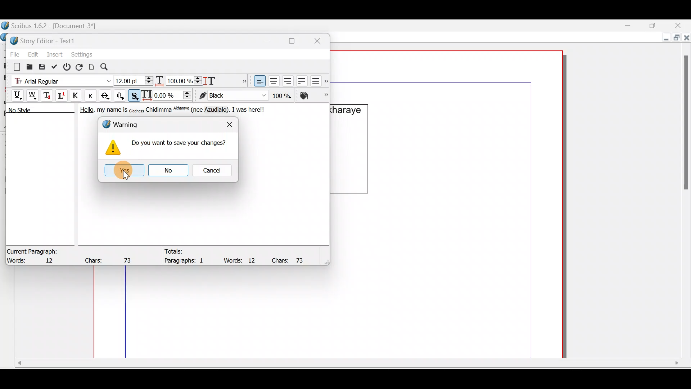  What do you see at coordinates (135, 95) in the screenshot?
I see `Shadowed text` at bounding box center [135, 95].